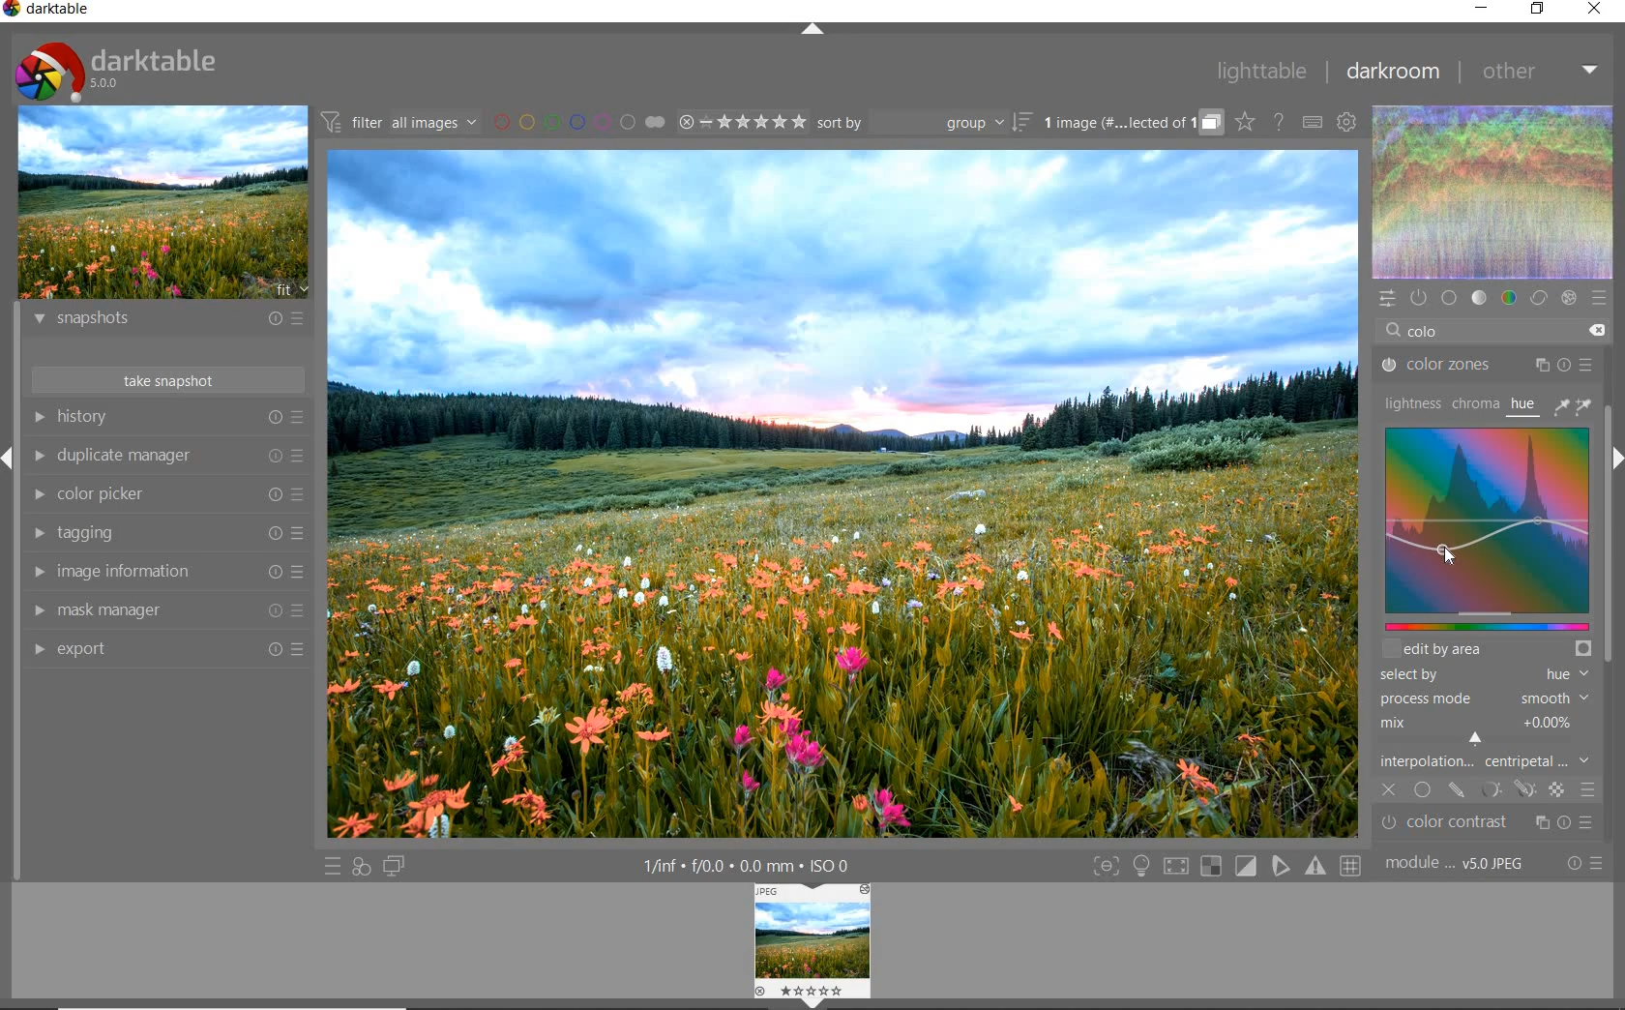  Describe the element at coordinates (1483, 675) in the screenshot. I see `select by` at that location.